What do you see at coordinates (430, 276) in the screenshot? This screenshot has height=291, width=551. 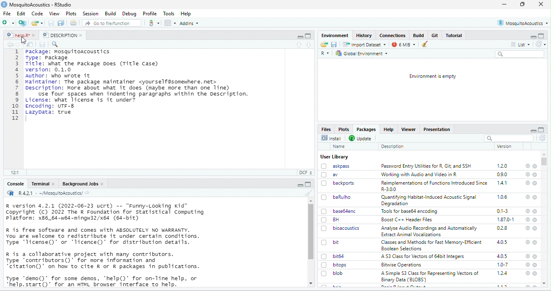 I see `A Simple S3 Class for Representing Vectors of Binary Data (‘BLOBS’)` at bounding box center [430, 276].